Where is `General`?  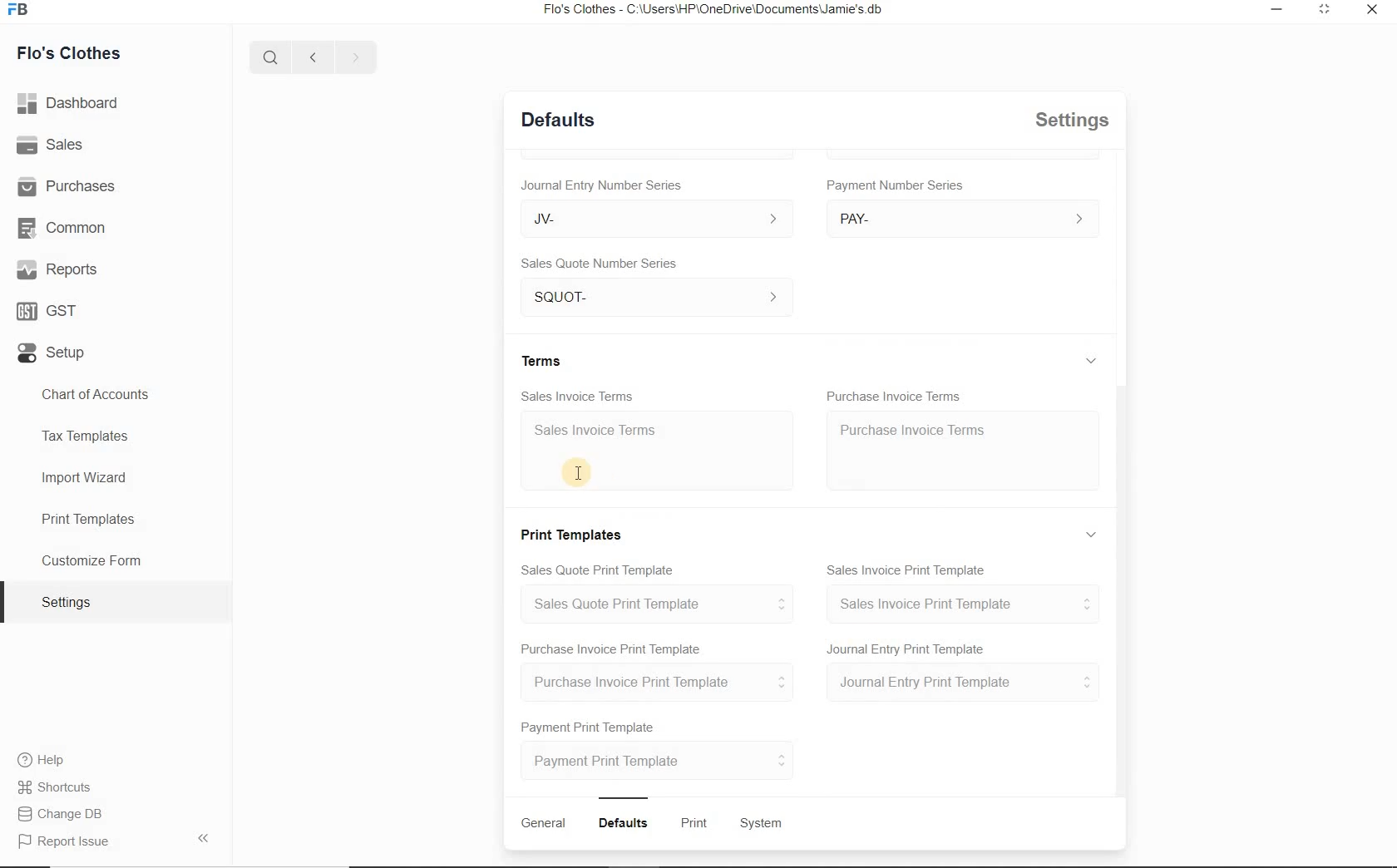 General is located at coordinates (543, 822).